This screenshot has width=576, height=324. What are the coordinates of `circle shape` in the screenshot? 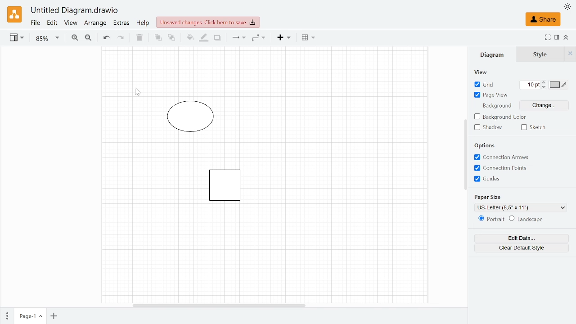 It's located at (192, 118).